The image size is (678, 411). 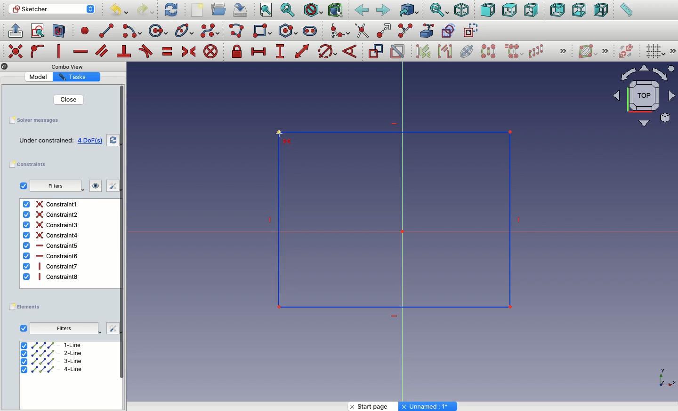 What do you see at coordinates (75, 77) in the screenshot?
I see `Tasks` at bounding box center [75, 77].